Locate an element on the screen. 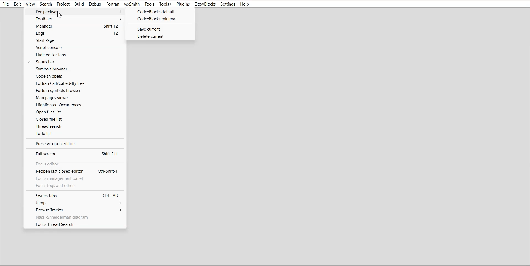 The image size is (530, 266). Fortran symbols browser is located at coordinates (75, 91).